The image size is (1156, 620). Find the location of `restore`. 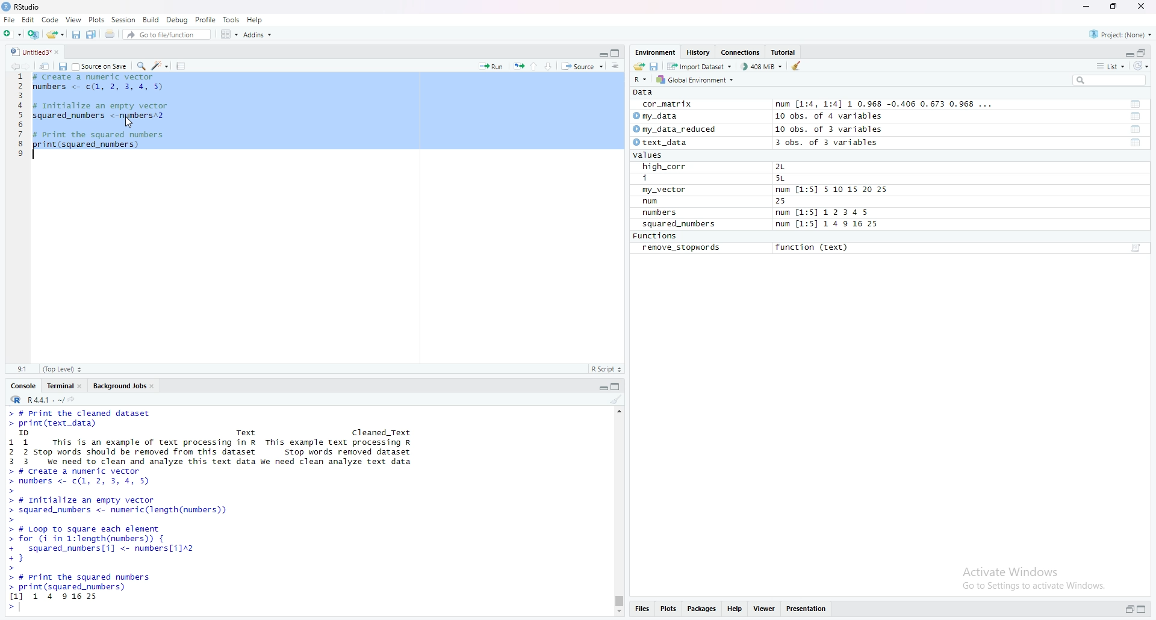

restore is located at coordinates (1130, 610).